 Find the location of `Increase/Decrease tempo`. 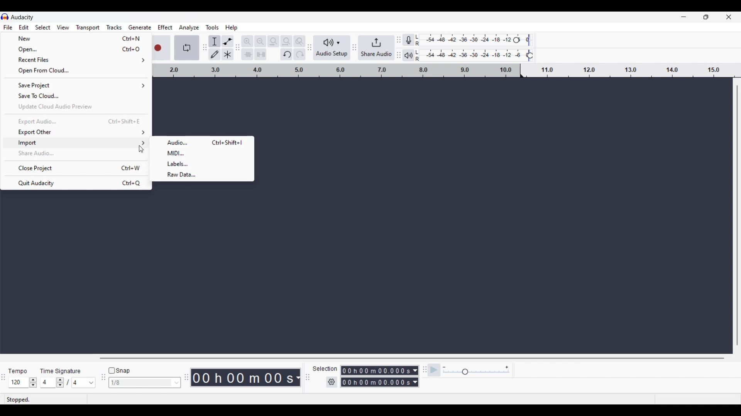

Increase/Decrease tempo is located at coordinates (33, 382).